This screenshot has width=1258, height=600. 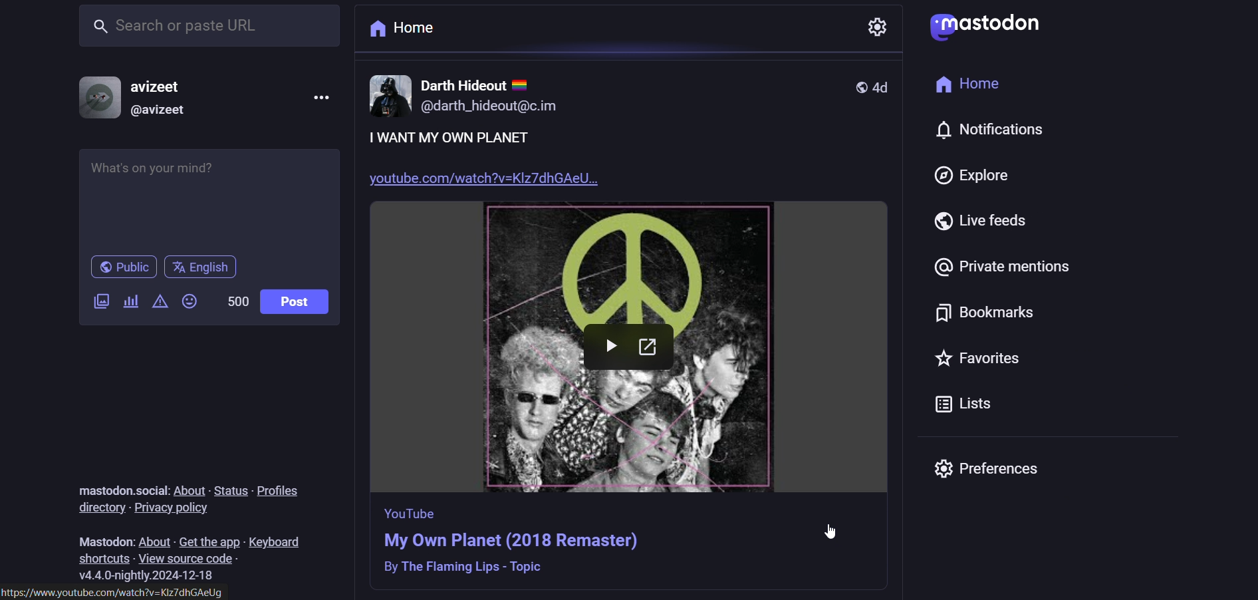 I want to click on I want my own planet, so click(x=453, y=140).